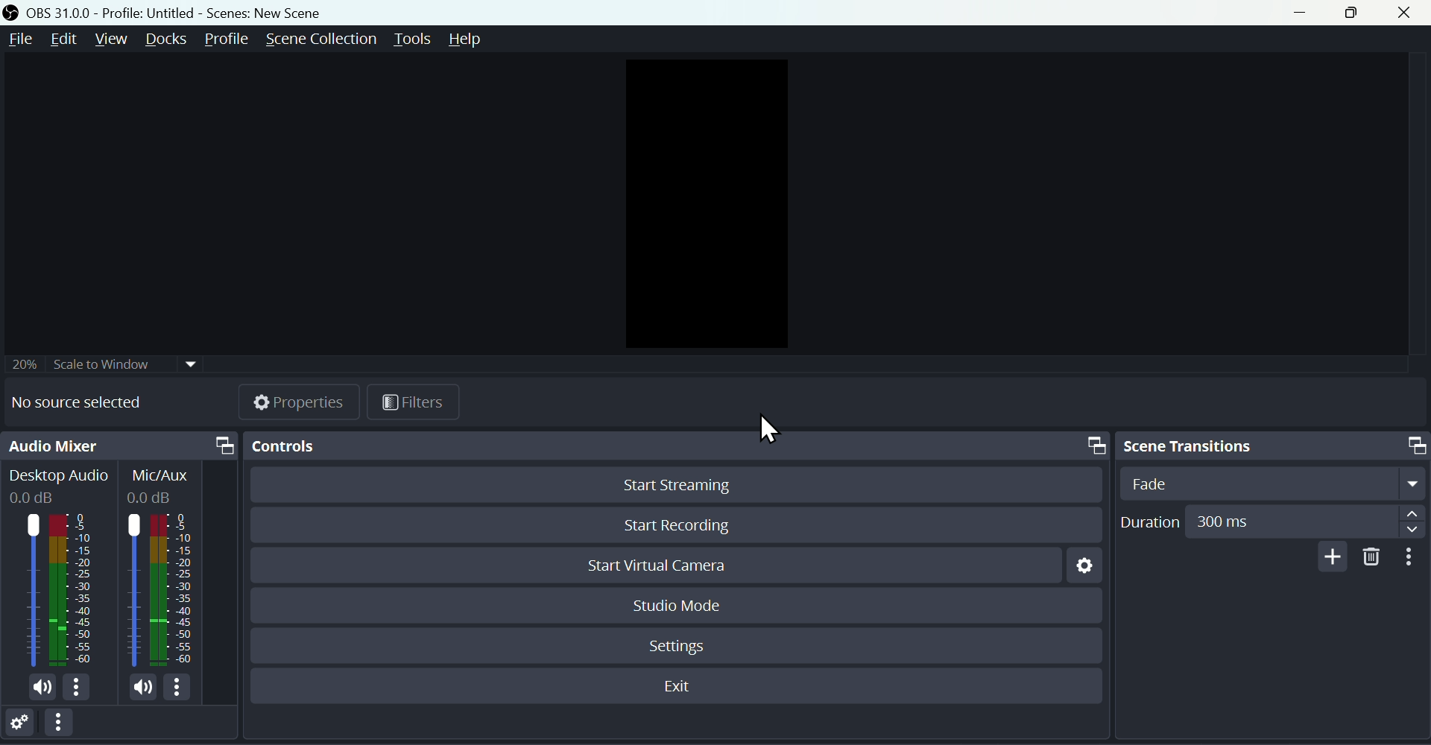  What do you see at coordinates (302, 401) in the screenshot?
I see `Properties` at bounding box center [302, 401].